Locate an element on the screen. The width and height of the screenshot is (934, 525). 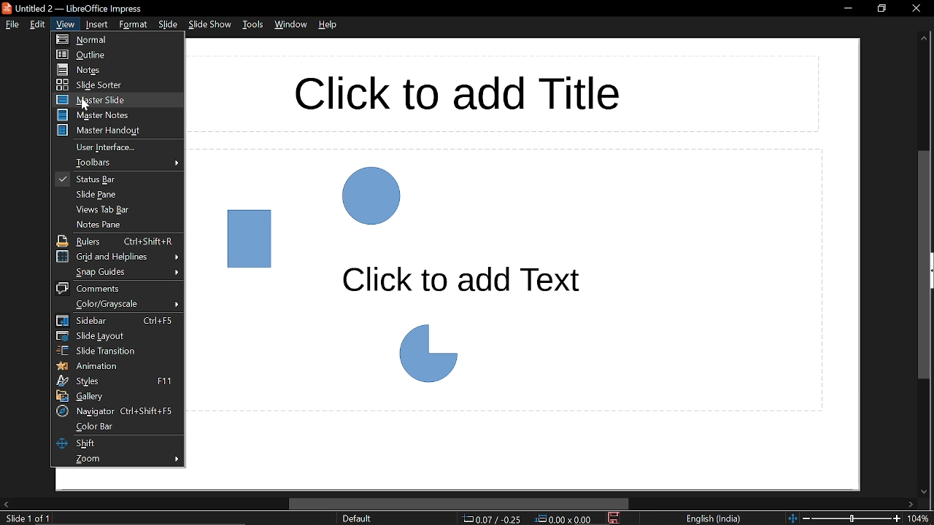
Color/Grayscale is located at coordinates (115, 304).